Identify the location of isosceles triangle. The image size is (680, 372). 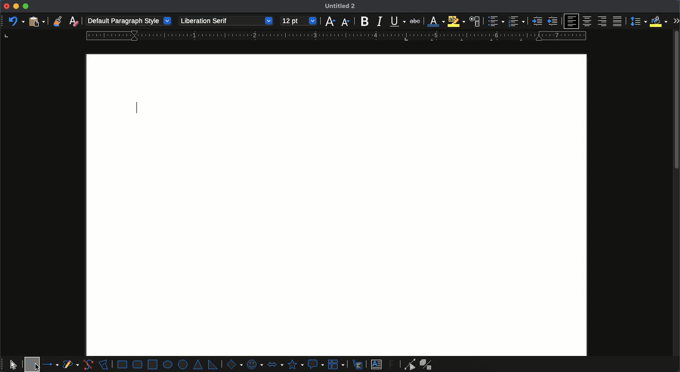
(199, 365).